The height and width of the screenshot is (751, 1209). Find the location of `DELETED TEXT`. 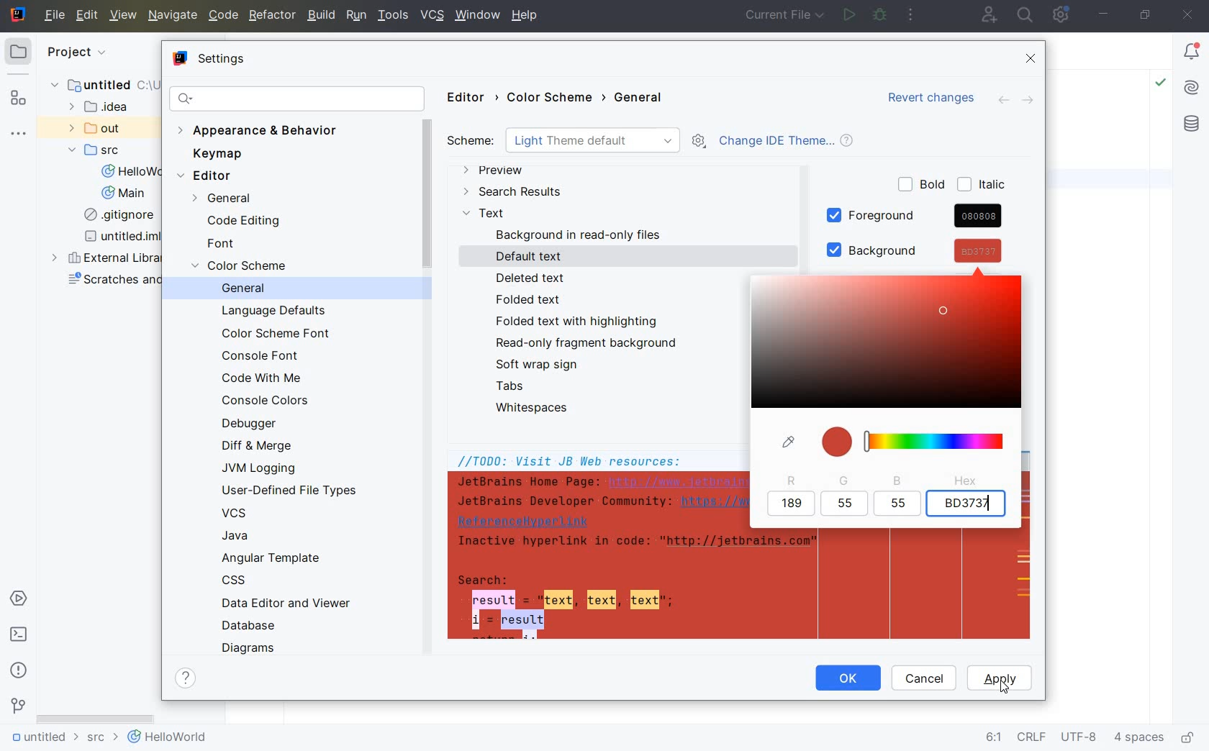

DELETED TEXT is located at coordinates (530, 277).